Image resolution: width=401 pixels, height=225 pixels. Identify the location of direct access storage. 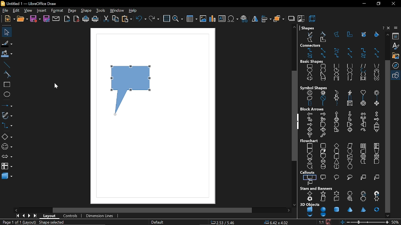
(336, 167).